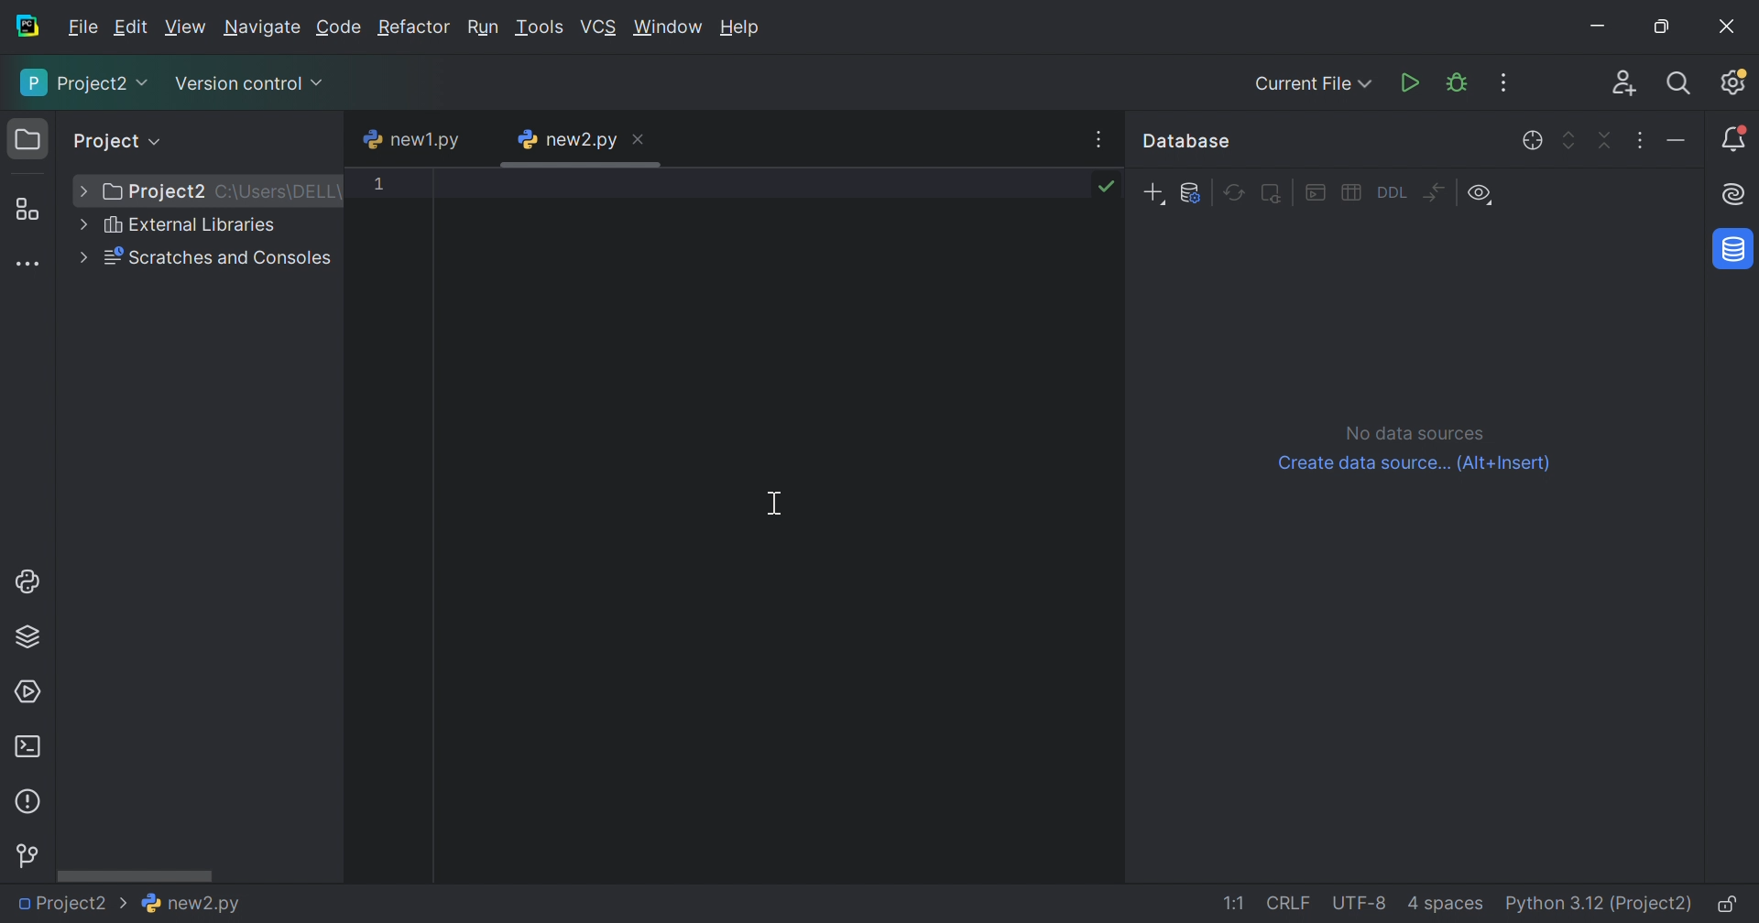 The width and height of the screenshot is (1759, 923). What do you see at coordinates (83, 223) in the screenshot?
I see `More` at bounding box center [83, 223].